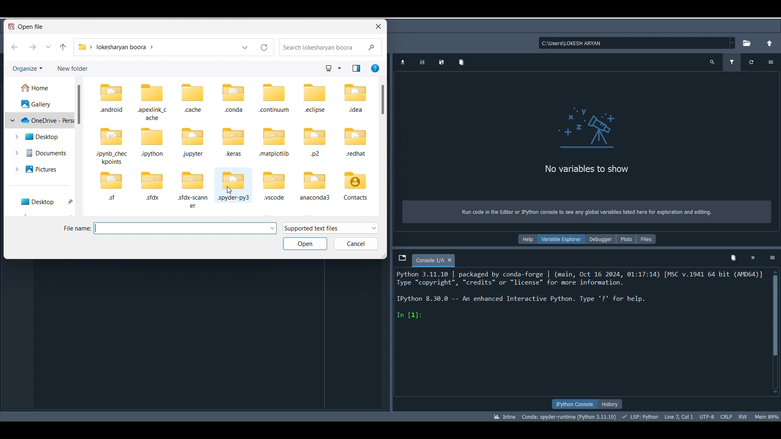  What do you see at coordinates (356, 187) in the screenshot?
I see `Folder` at bounding box center [356, 187].